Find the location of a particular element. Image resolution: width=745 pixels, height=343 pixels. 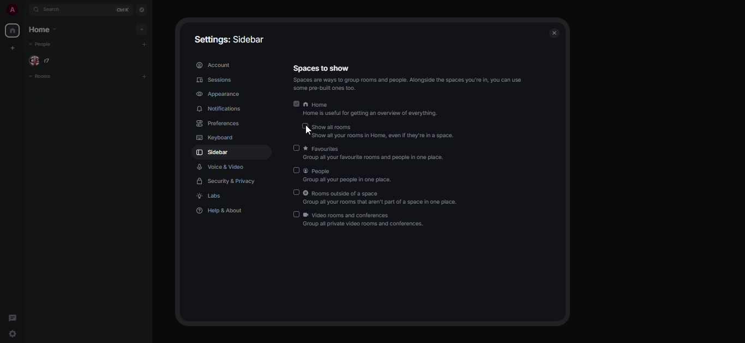

disabled is located at coordinates (297, 214).